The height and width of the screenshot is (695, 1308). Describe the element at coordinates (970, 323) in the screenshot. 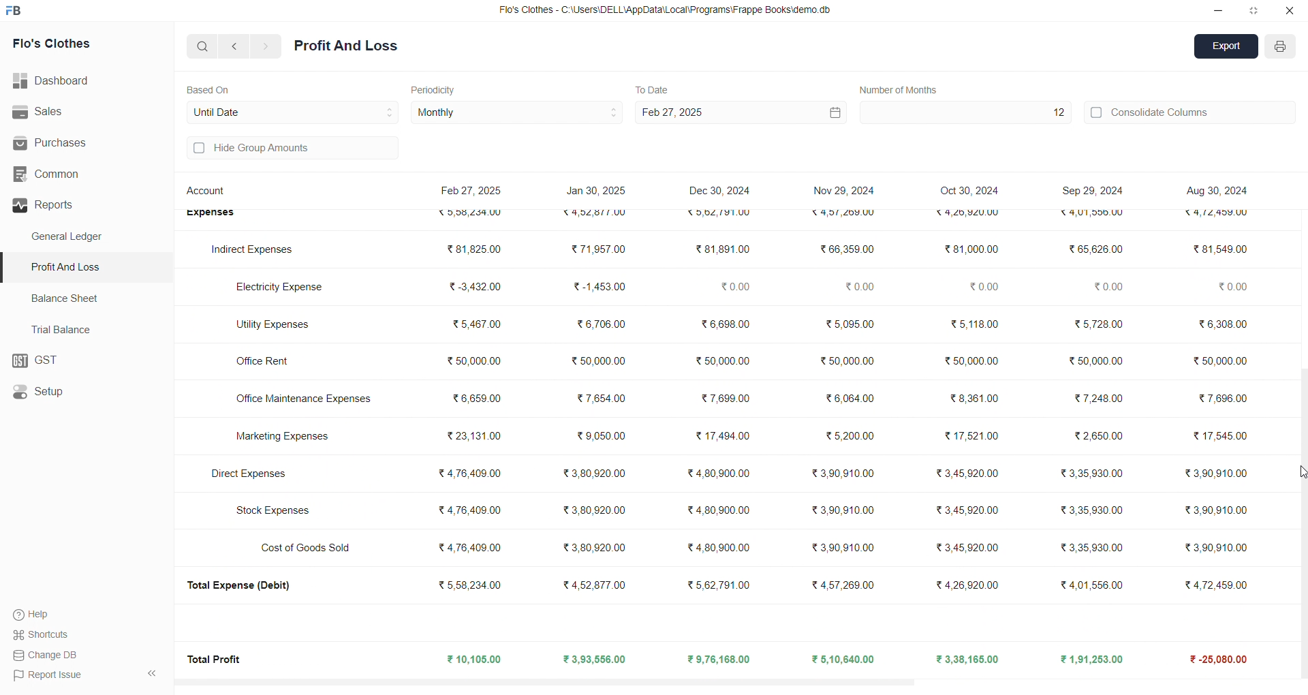

I see `₹ 5,118.00` at that location.